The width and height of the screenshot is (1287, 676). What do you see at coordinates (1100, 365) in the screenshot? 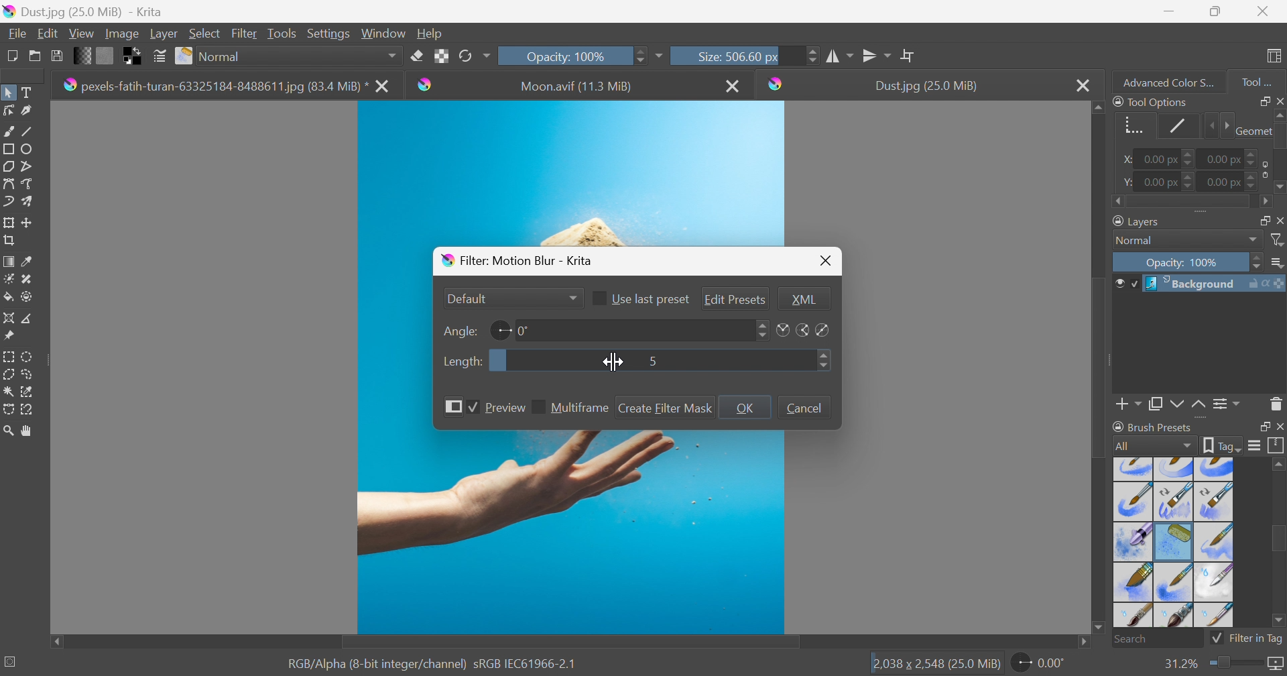
I see `Scroll Bar` at bounding box center [1100, 365].